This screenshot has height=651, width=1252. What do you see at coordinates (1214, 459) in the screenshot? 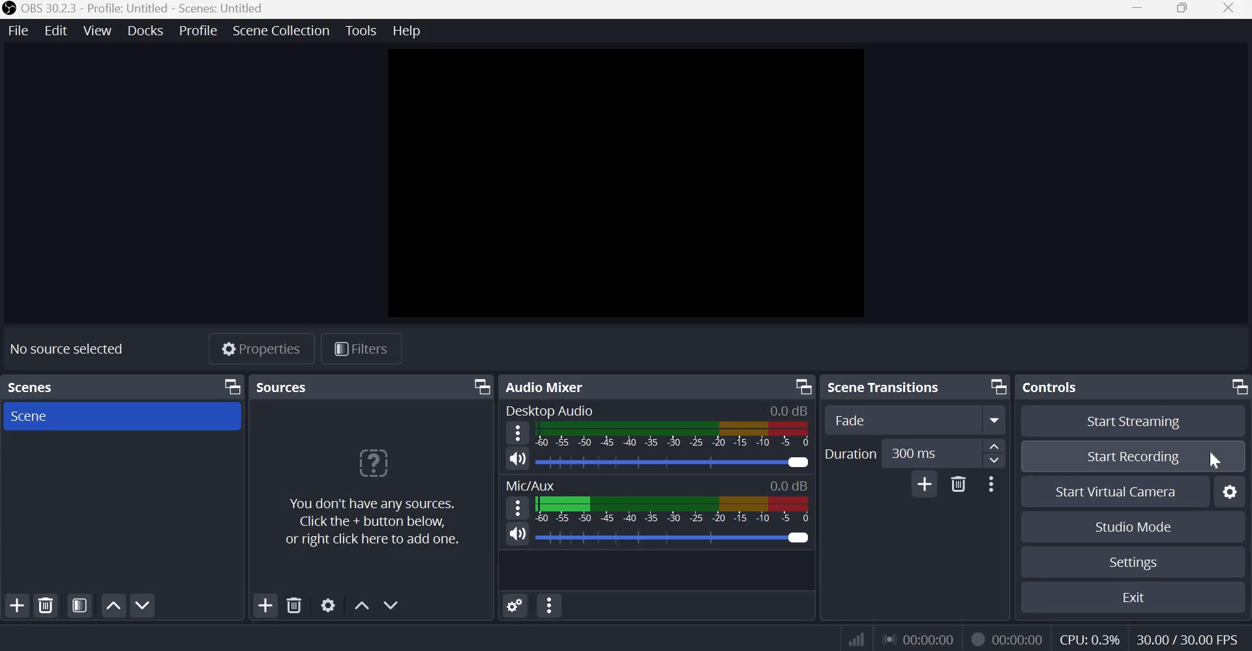
I see `Cursor` at bounding box center [1214, 459].